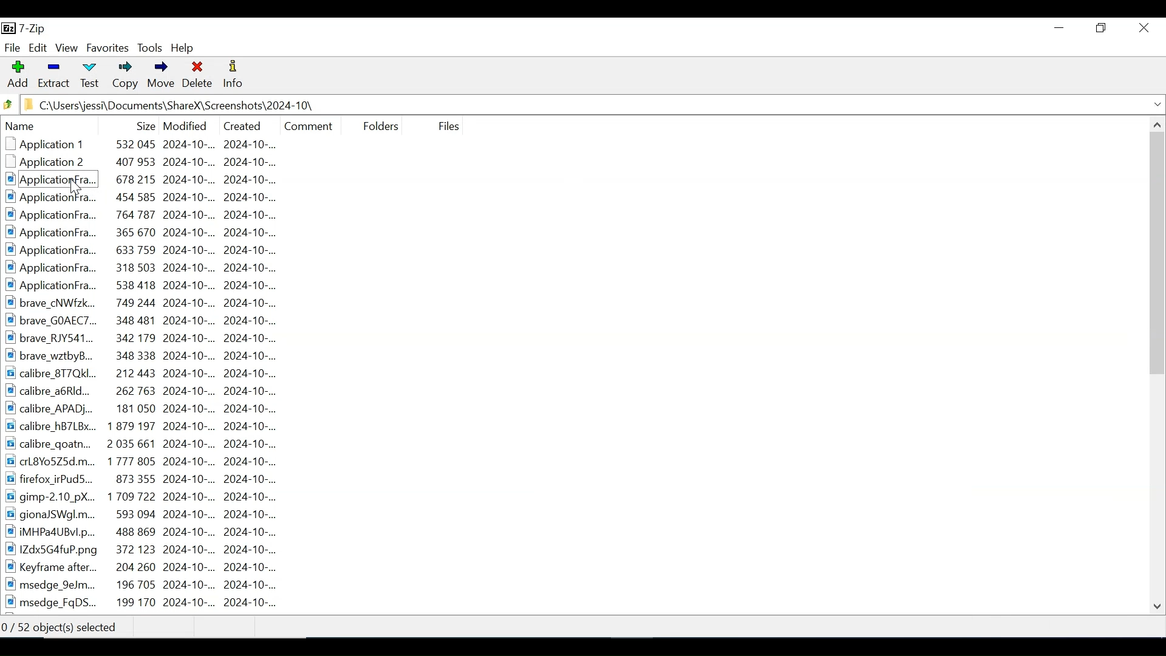 The height and width of the screenshot is (656, 1166). What do you see at coordinates (1059, 27) in the screenshot?
I see `Minimize` at bounding box center [1059, 27].